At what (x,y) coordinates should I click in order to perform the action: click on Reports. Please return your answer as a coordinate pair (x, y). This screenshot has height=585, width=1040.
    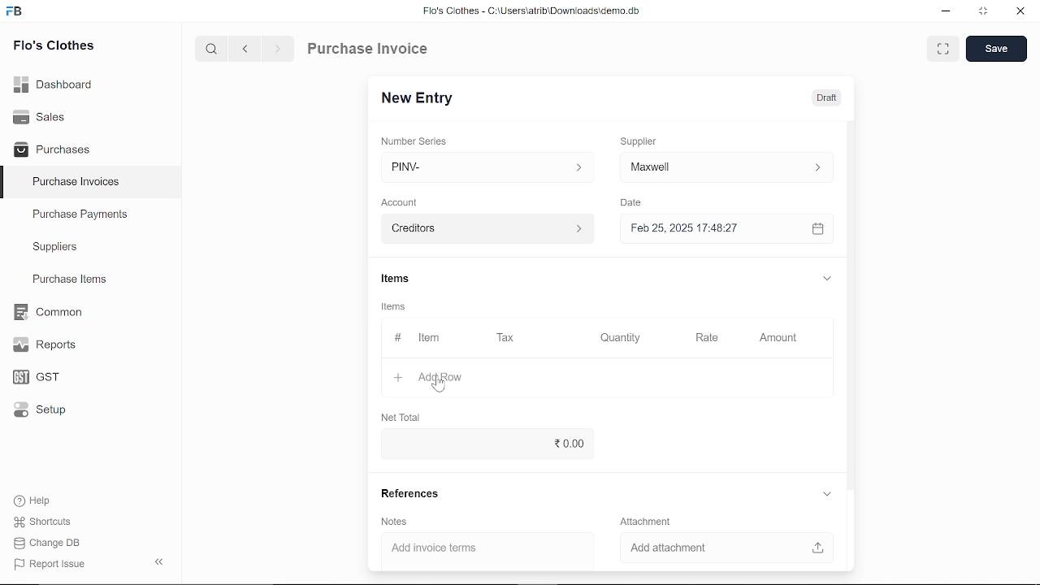
    Looking at the image, I should click on (44, 345).